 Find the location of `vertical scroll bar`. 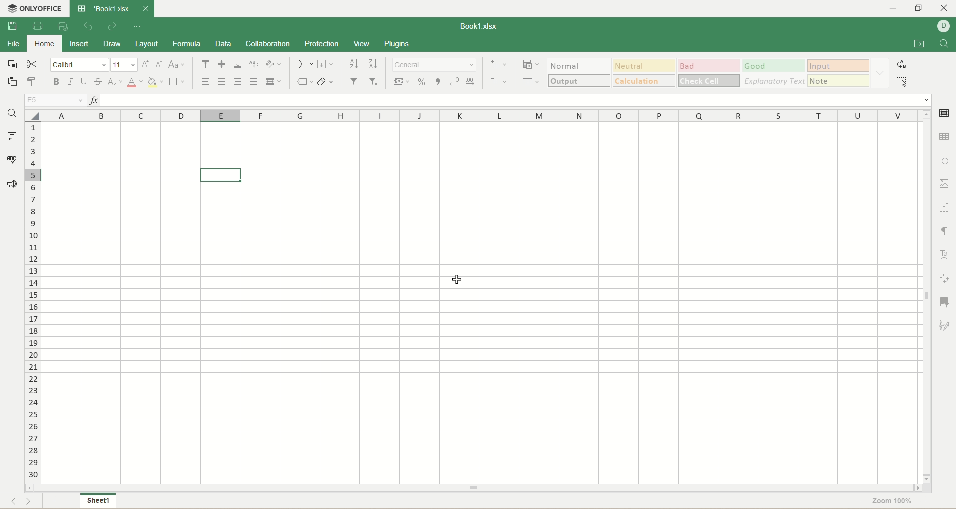

vertical scroll bar is located at coordinates (928, 295).